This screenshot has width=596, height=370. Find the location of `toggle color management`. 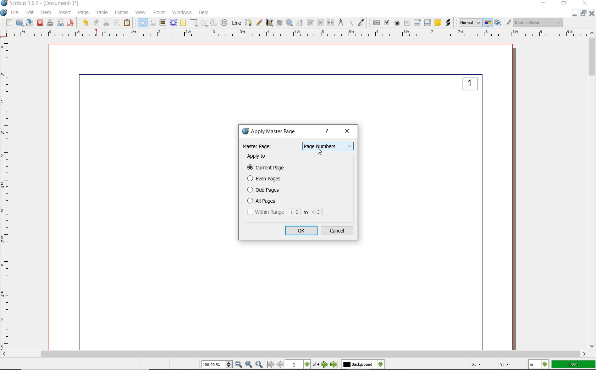

toggle color management is located at coordinates (489, 23).